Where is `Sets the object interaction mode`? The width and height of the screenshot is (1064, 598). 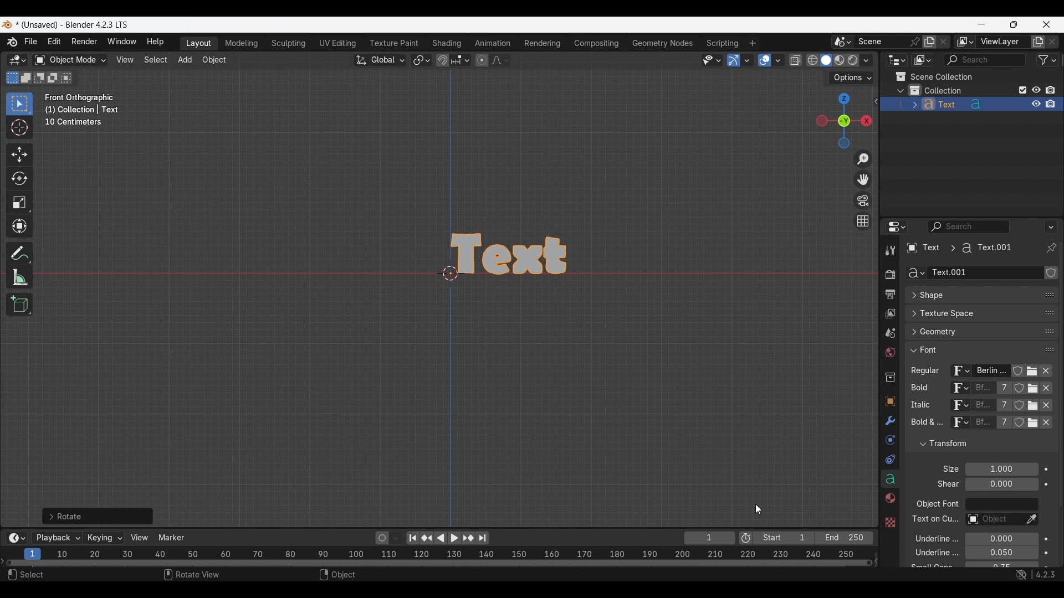
Sets the object interaction mode is located at coordinates (70, 60).